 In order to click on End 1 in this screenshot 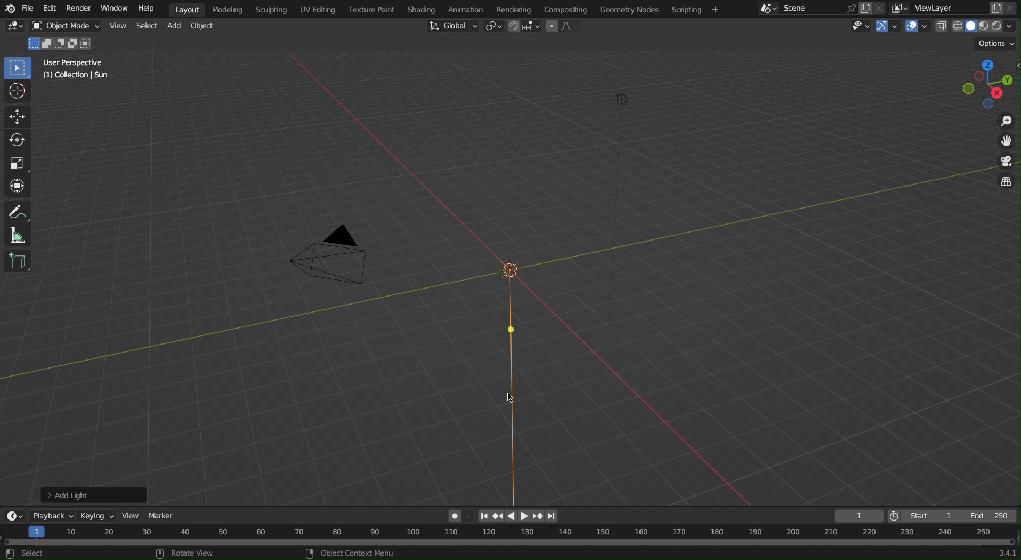, I will do `click(994, 516)`.